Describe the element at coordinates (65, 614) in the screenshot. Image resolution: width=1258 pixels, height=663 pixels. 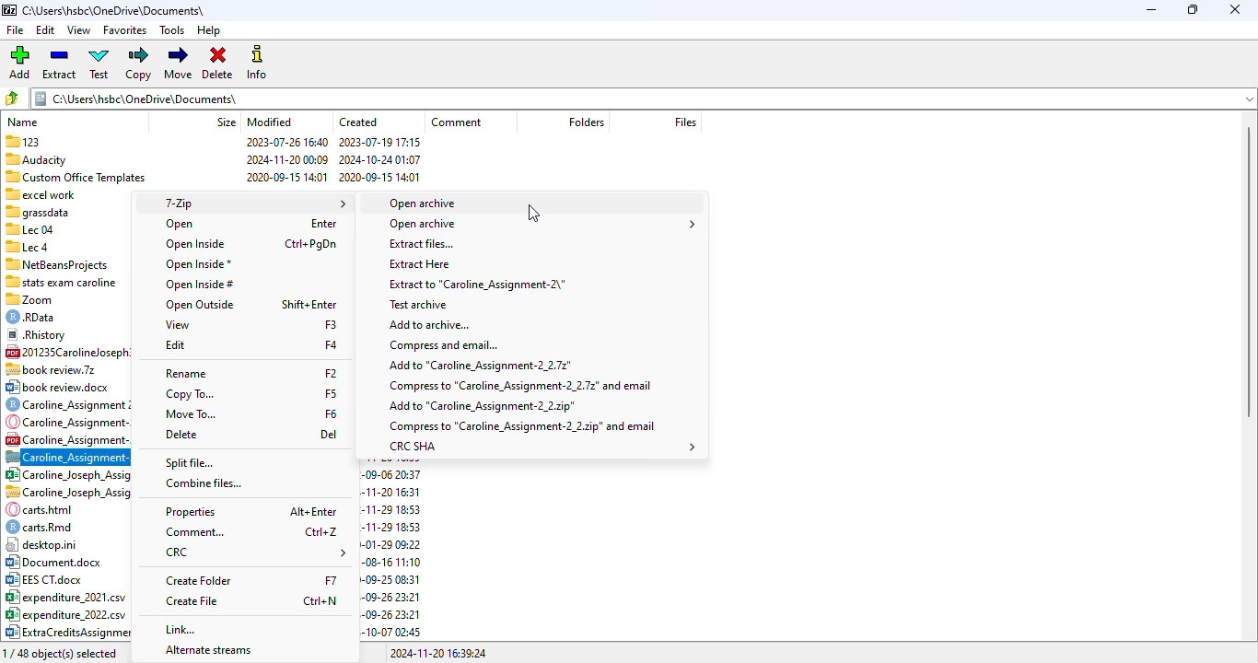
I see `8° expenditure_2022.csv 504 2023-10-06 15:41 2023-09-26 23:21` at that location.